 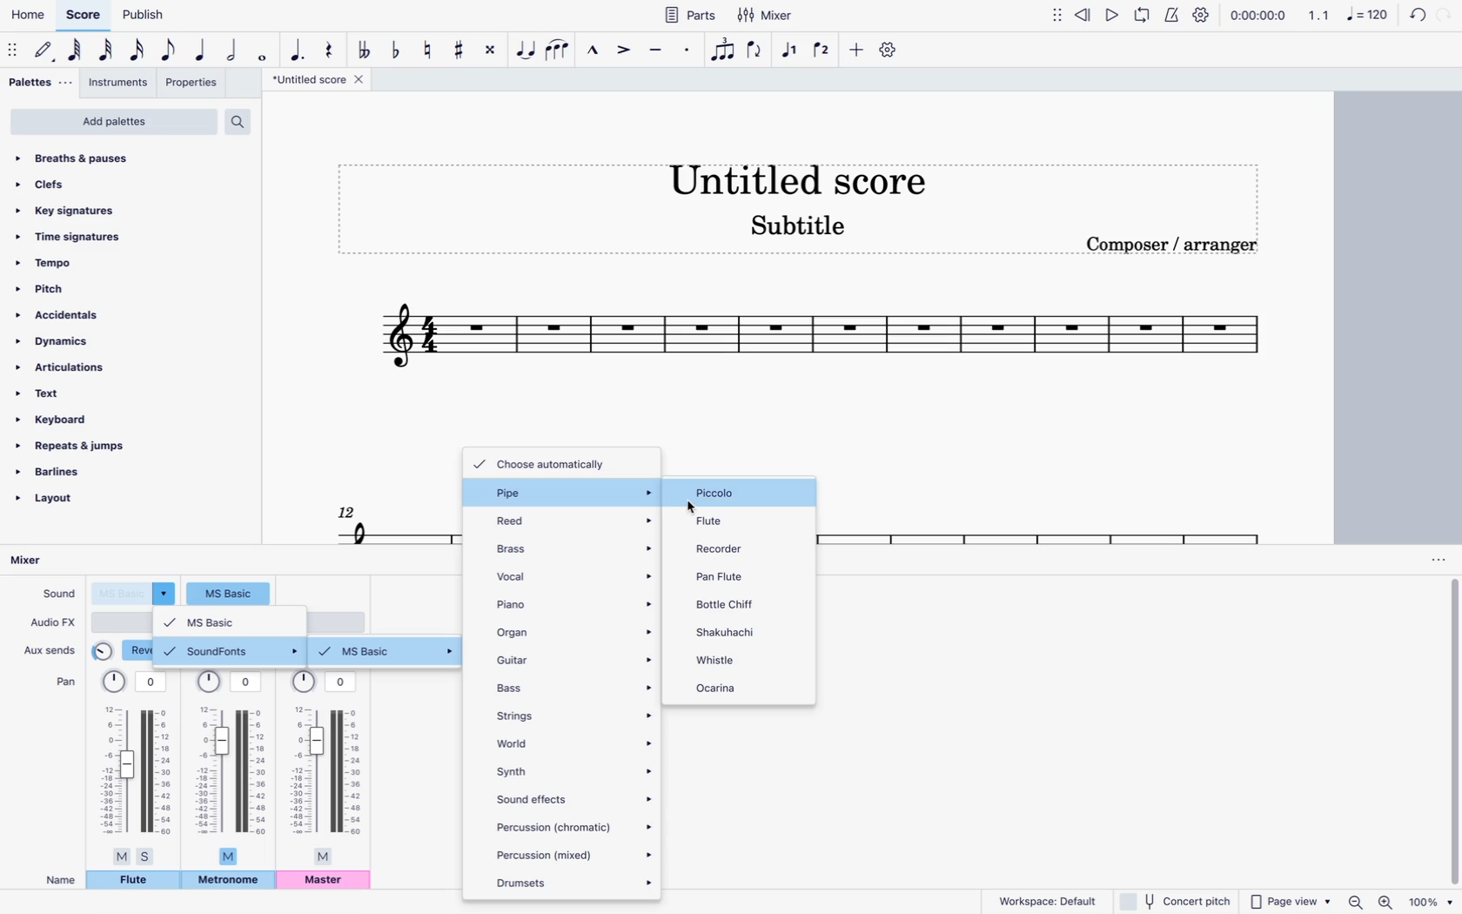 What do you see at coordinates (1058, 14) in the screenshot?
I see `move` at bounding box center [1058, 14].